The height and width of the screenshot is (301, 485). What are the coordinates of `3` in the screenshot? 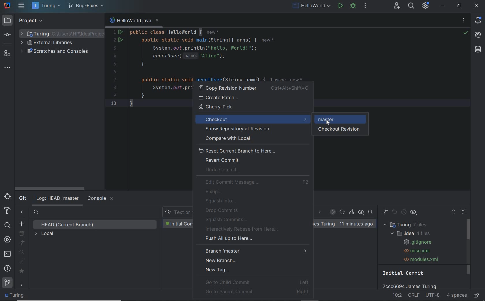 It's located at (114, 48).